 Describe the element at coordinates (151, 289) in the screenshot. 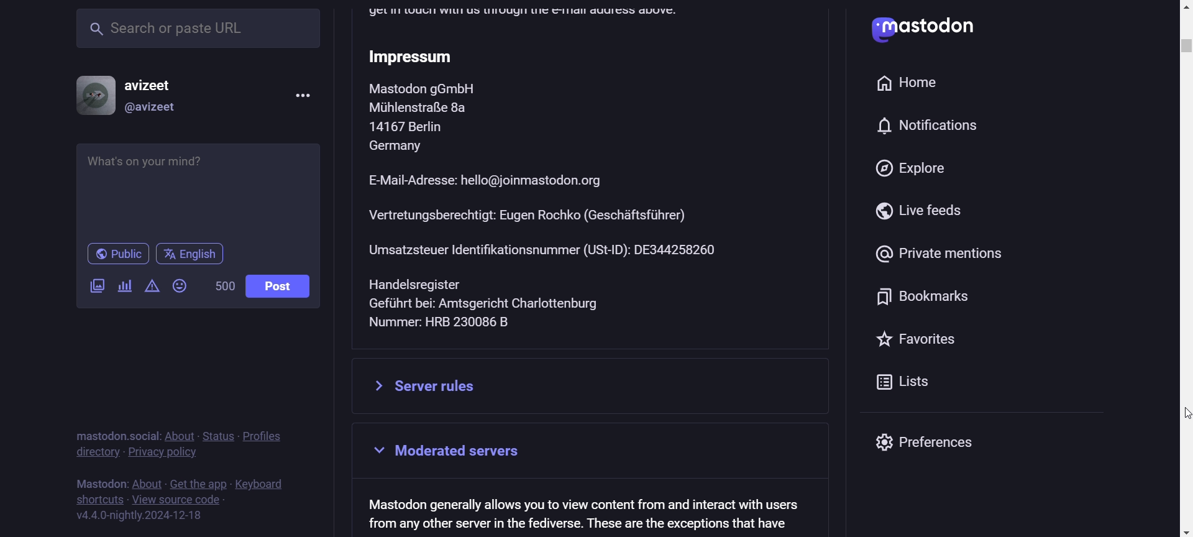

I see `add content warning` at that location.